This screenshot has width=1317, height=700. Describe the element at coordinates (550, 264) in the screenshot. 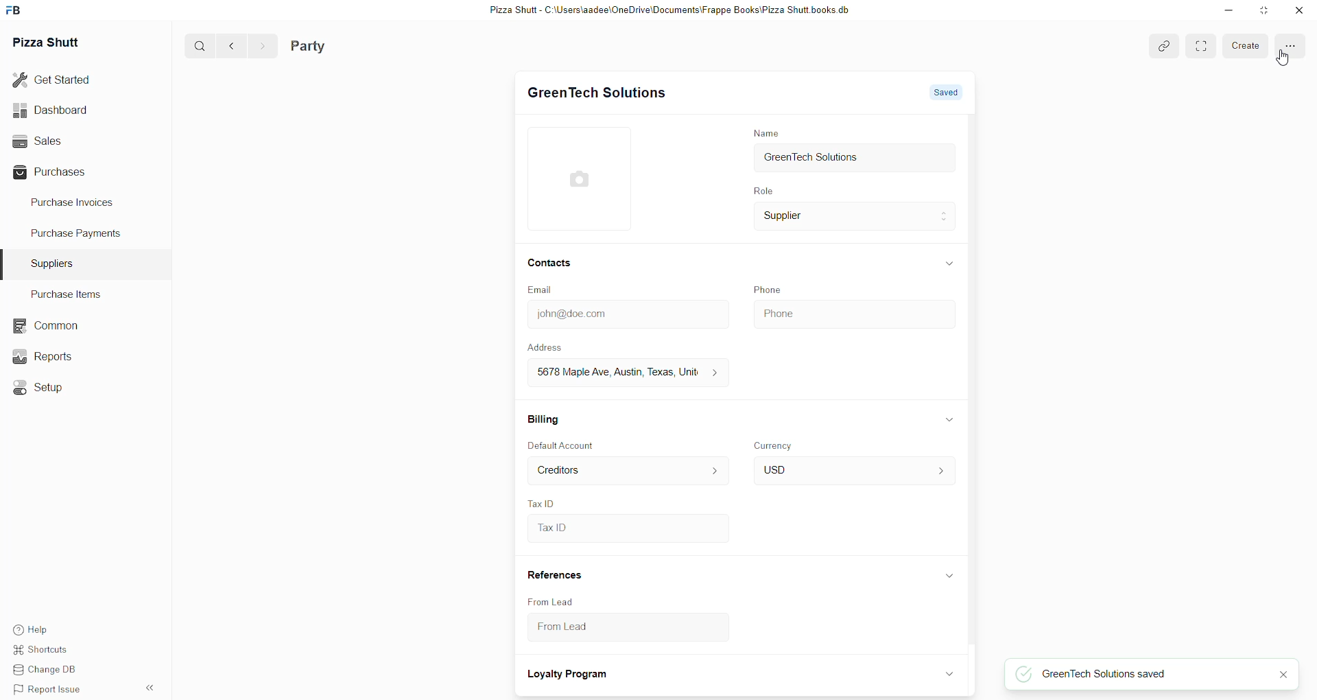

I see `Contacts` at that location.